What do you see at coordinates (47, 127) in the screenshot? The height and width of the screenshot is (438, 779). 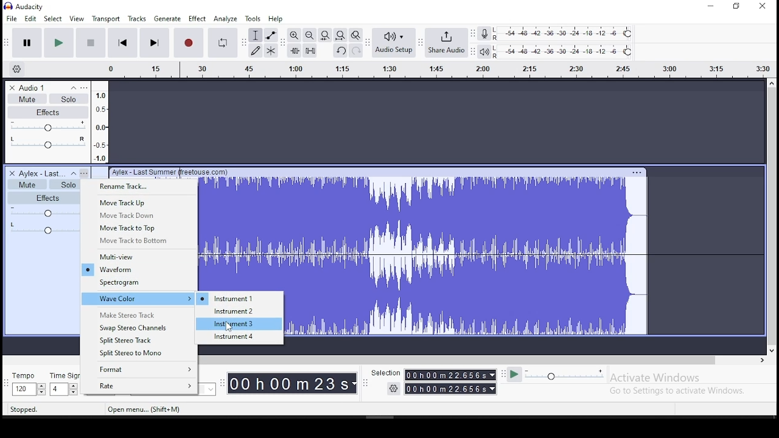 I see `volume` at bounding box center [47, 127].